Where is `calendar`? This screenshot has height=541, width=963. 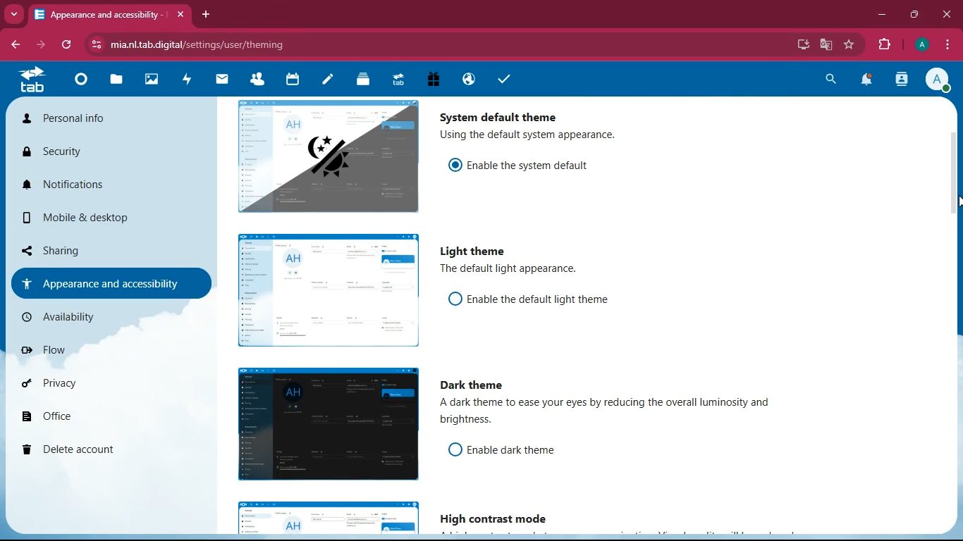 calendar is located at coordinates (293, 80).